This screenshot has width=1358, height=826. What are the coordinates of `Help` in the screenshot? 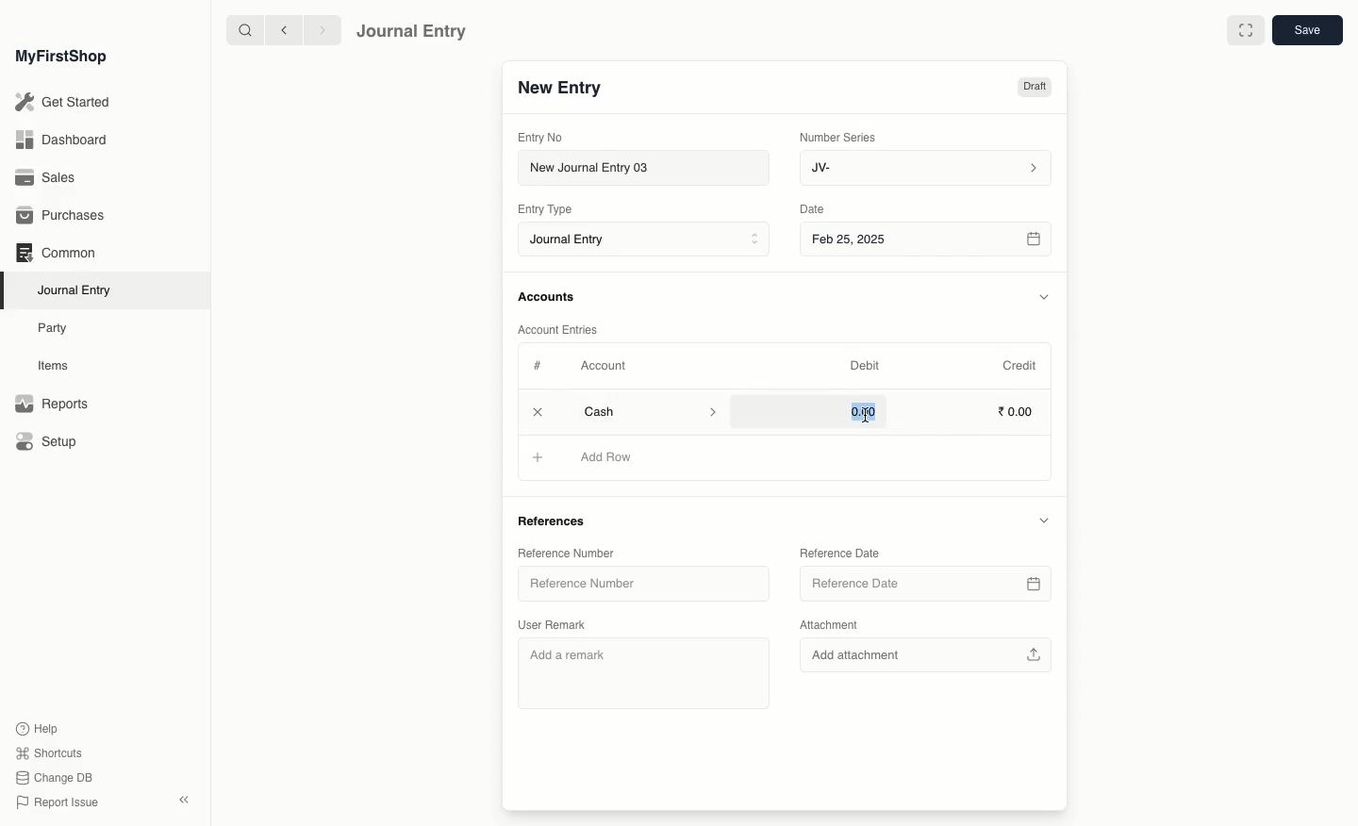 It's located at (35, 727).